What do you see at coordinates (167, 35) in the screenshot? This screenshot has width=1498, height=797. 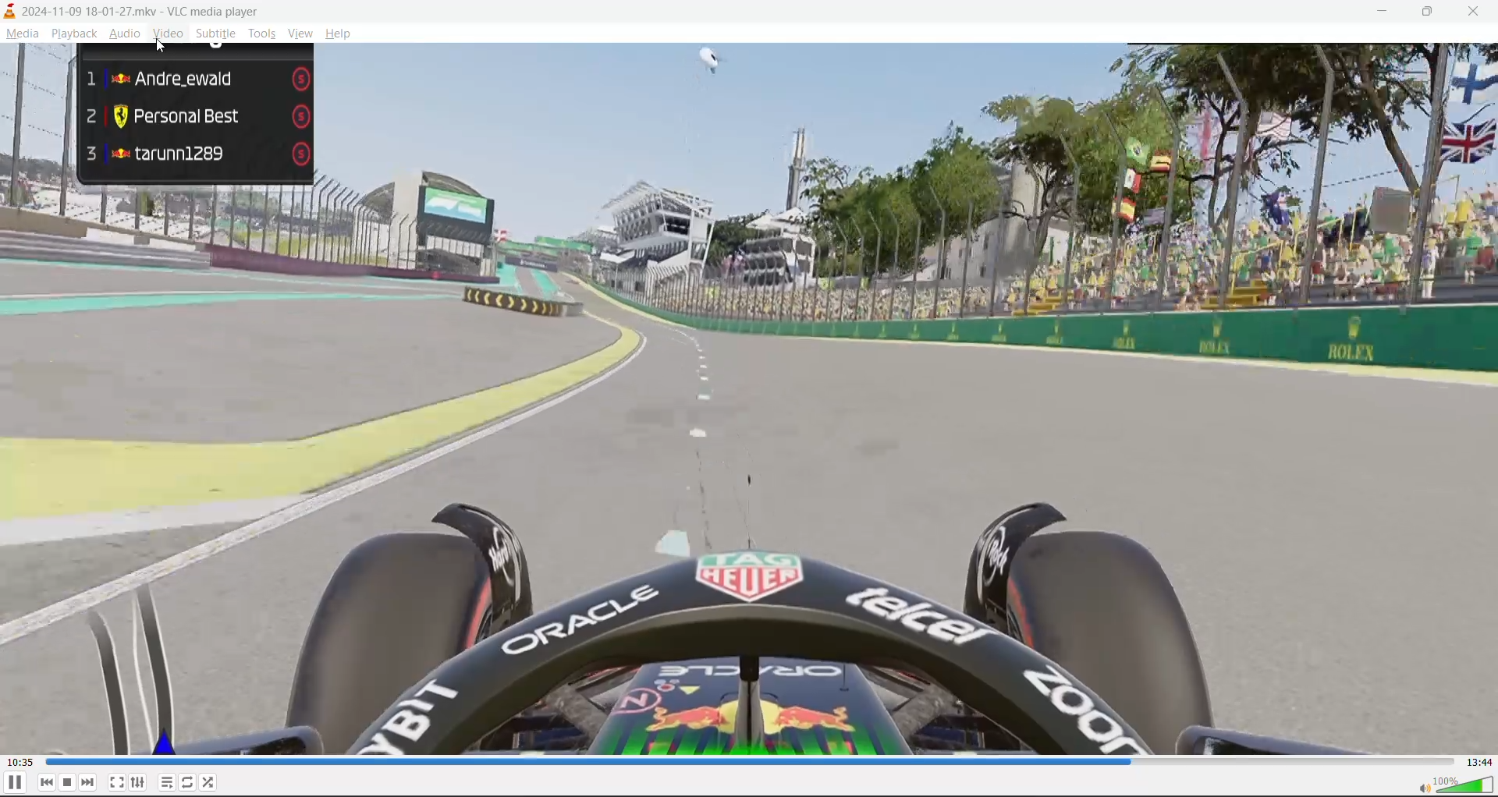 I see `video` at bounding box center [167, 35].